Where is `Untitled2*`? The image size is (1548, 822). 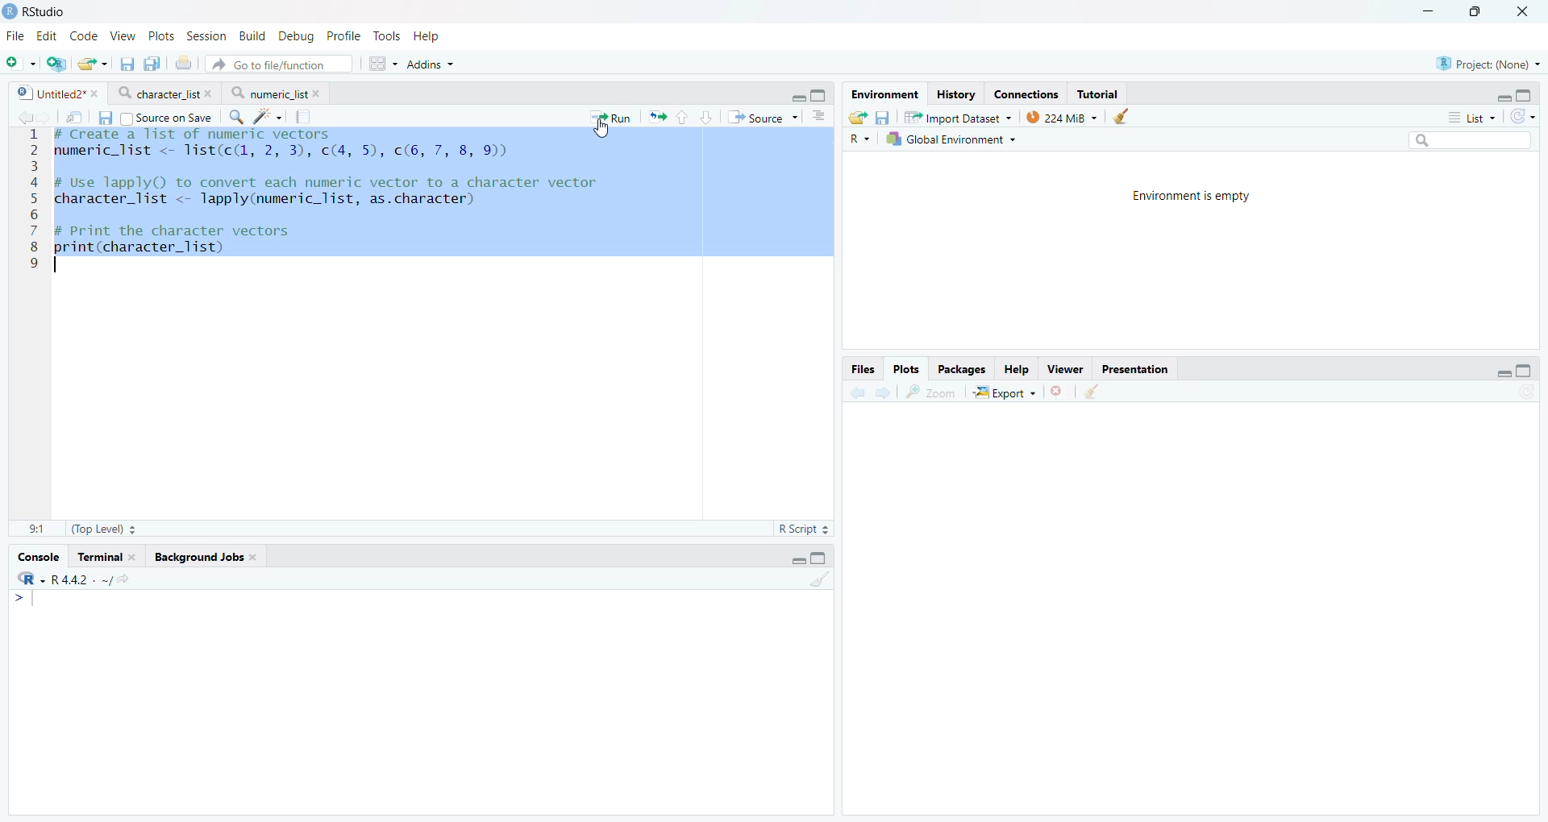 Untitled2* is located at coordinates (56, 92).